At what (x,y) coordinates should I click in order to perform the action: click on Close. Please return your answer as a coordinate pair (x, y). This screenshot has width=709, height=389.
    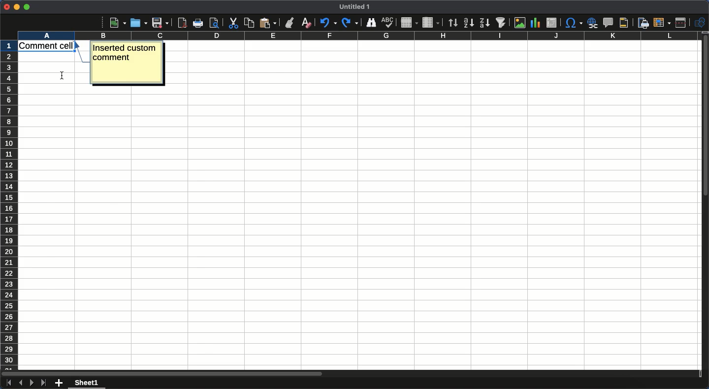
    Looking at the image, I should click on (5, 6).